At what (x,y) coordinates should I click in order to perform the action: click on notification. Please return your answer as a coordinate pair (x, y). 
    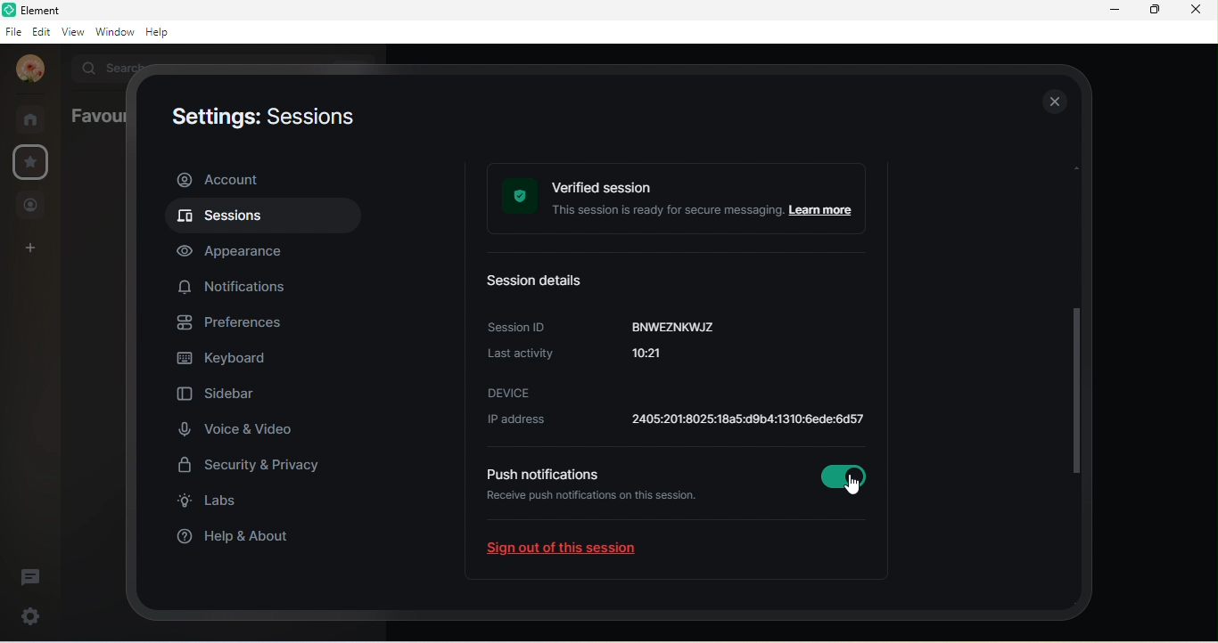
    Looking at the image, I should click on (236, 285).